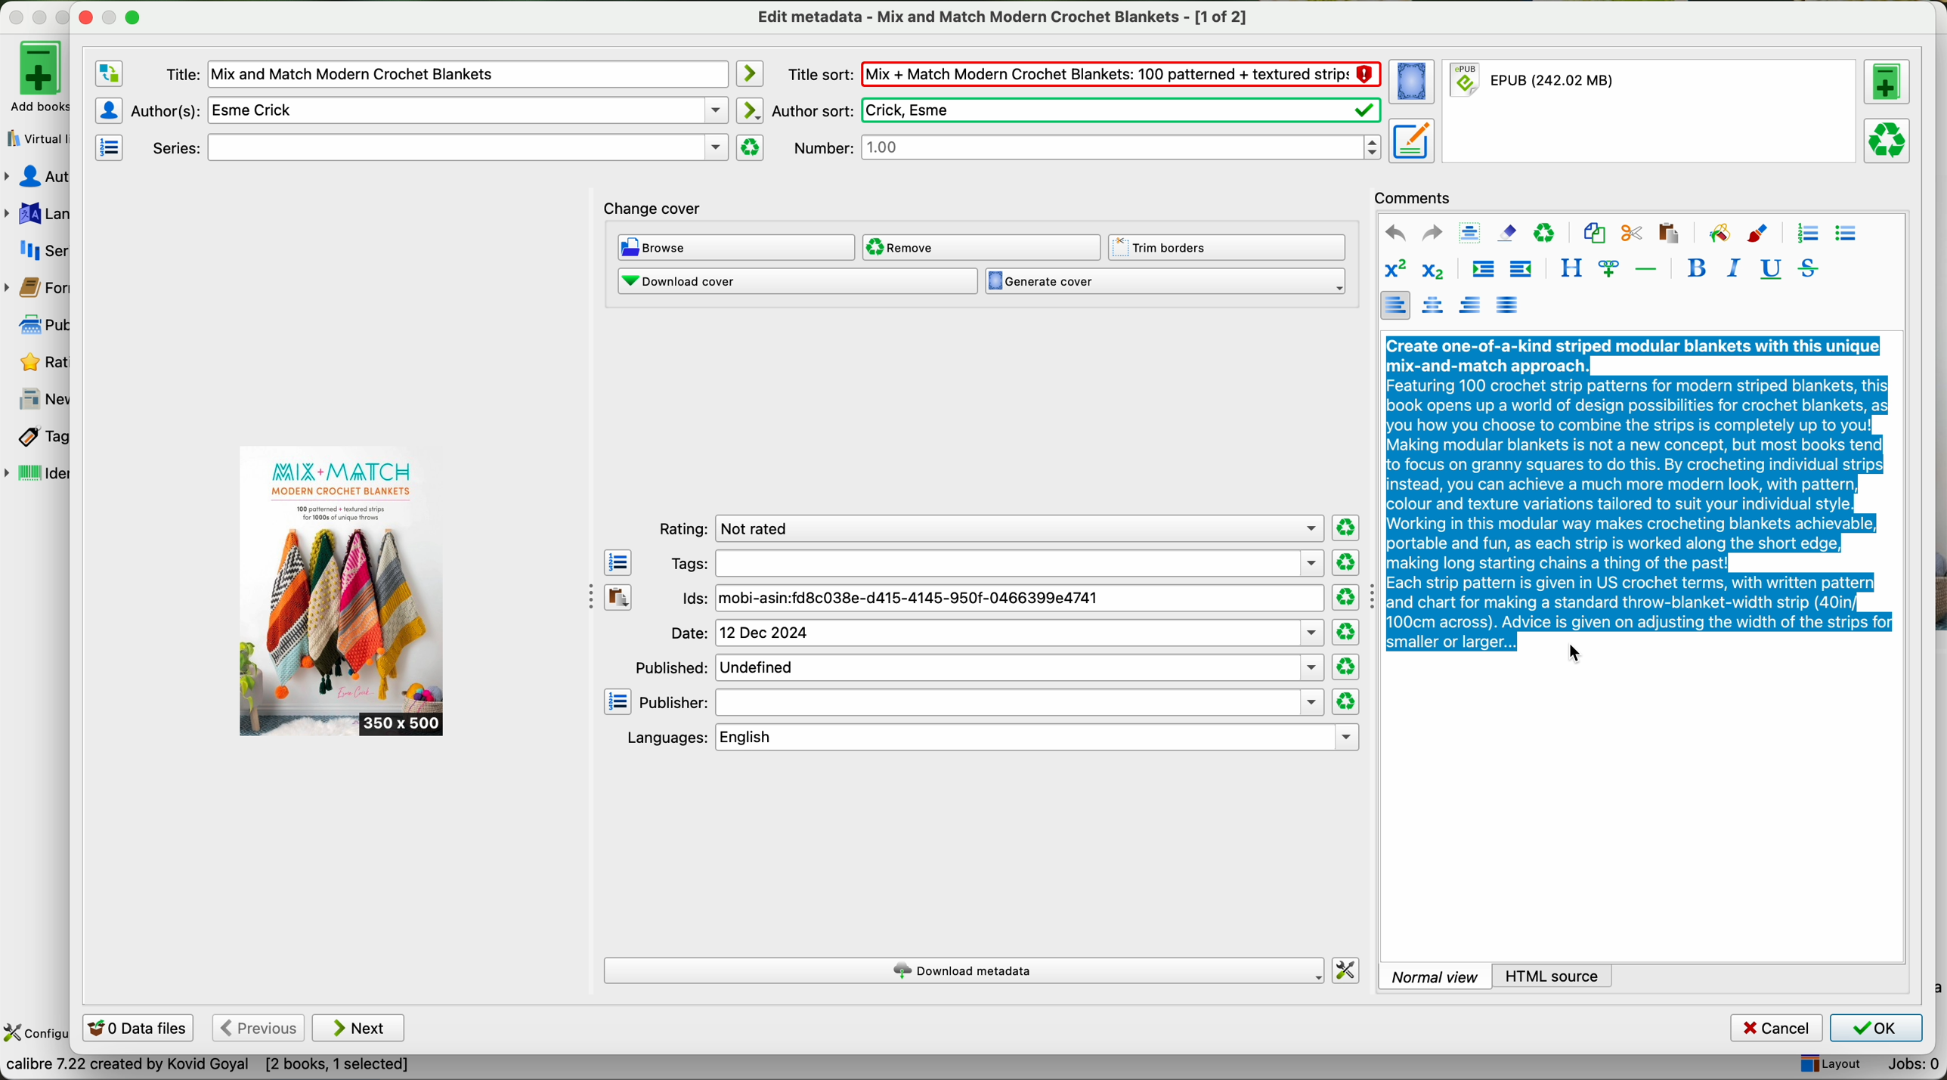 The height and width of the screenshot is (1080, 1947). What do you see at coordinates (1001, 599) in the screenshot?
I see `ids` at bounding box center [1001, 599].